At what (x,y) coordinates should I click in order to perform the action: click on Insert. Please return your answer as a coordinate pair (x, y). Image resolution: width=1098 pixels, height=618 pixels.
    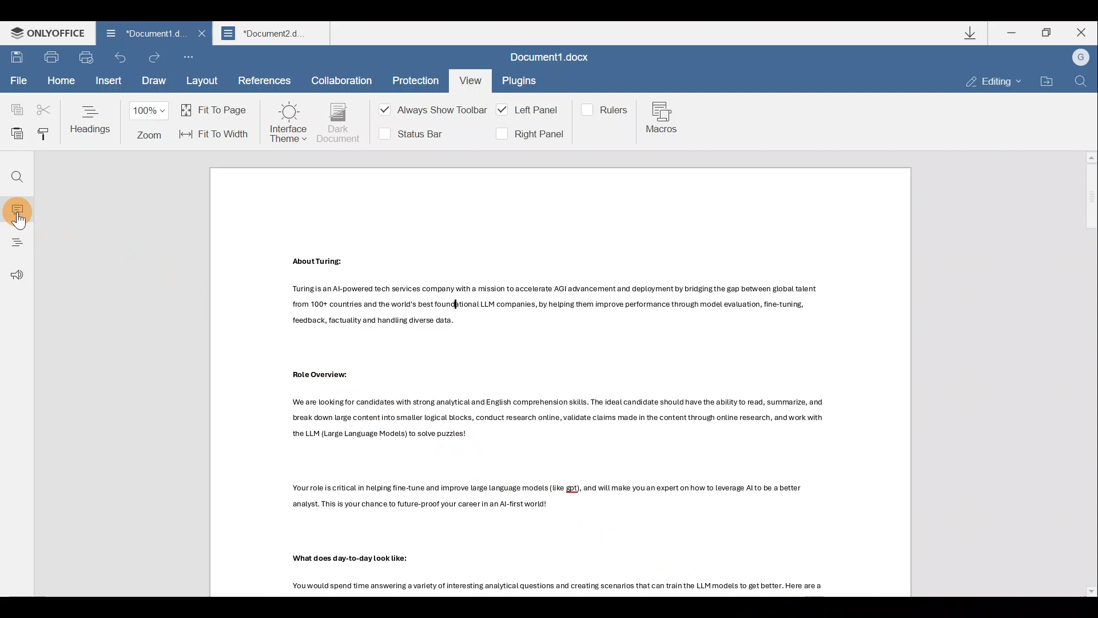
    Looking at the image, I should click on (107, 82).